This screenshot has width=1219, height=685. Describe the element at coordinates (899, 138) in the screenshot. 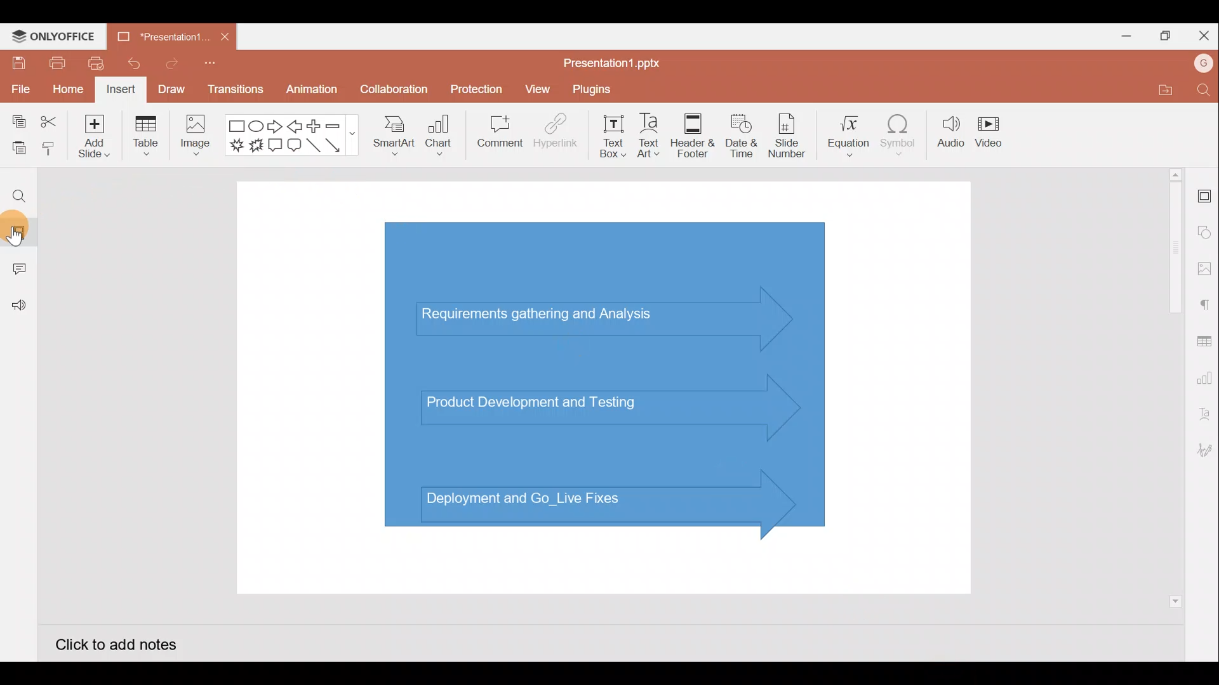

I see `Symbol` at that location.